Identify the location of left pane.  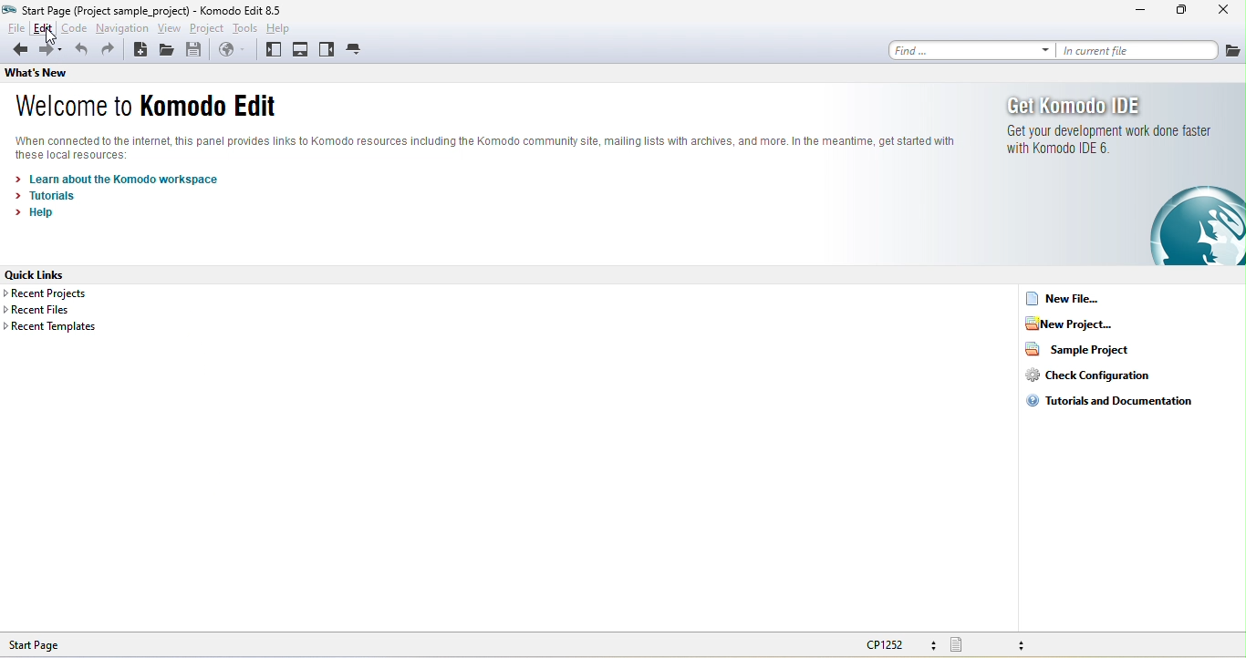
(274, 51).